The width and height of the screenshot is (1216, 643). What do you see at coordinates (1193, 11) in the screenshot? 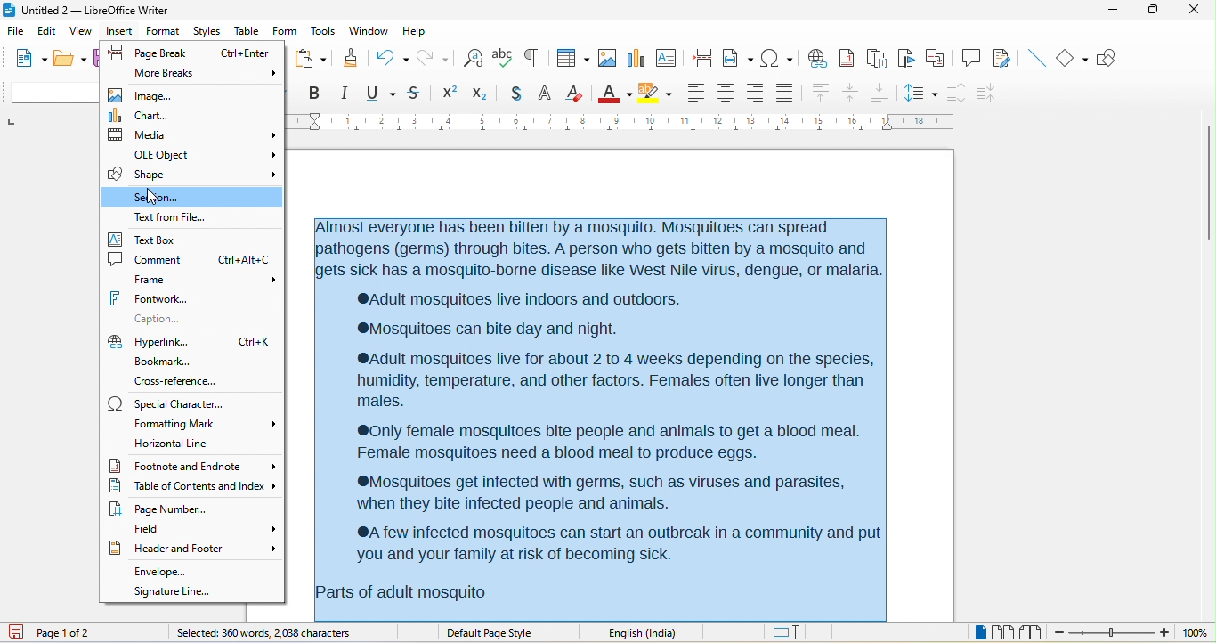
I see `close` at bounding box center [1193, 11].